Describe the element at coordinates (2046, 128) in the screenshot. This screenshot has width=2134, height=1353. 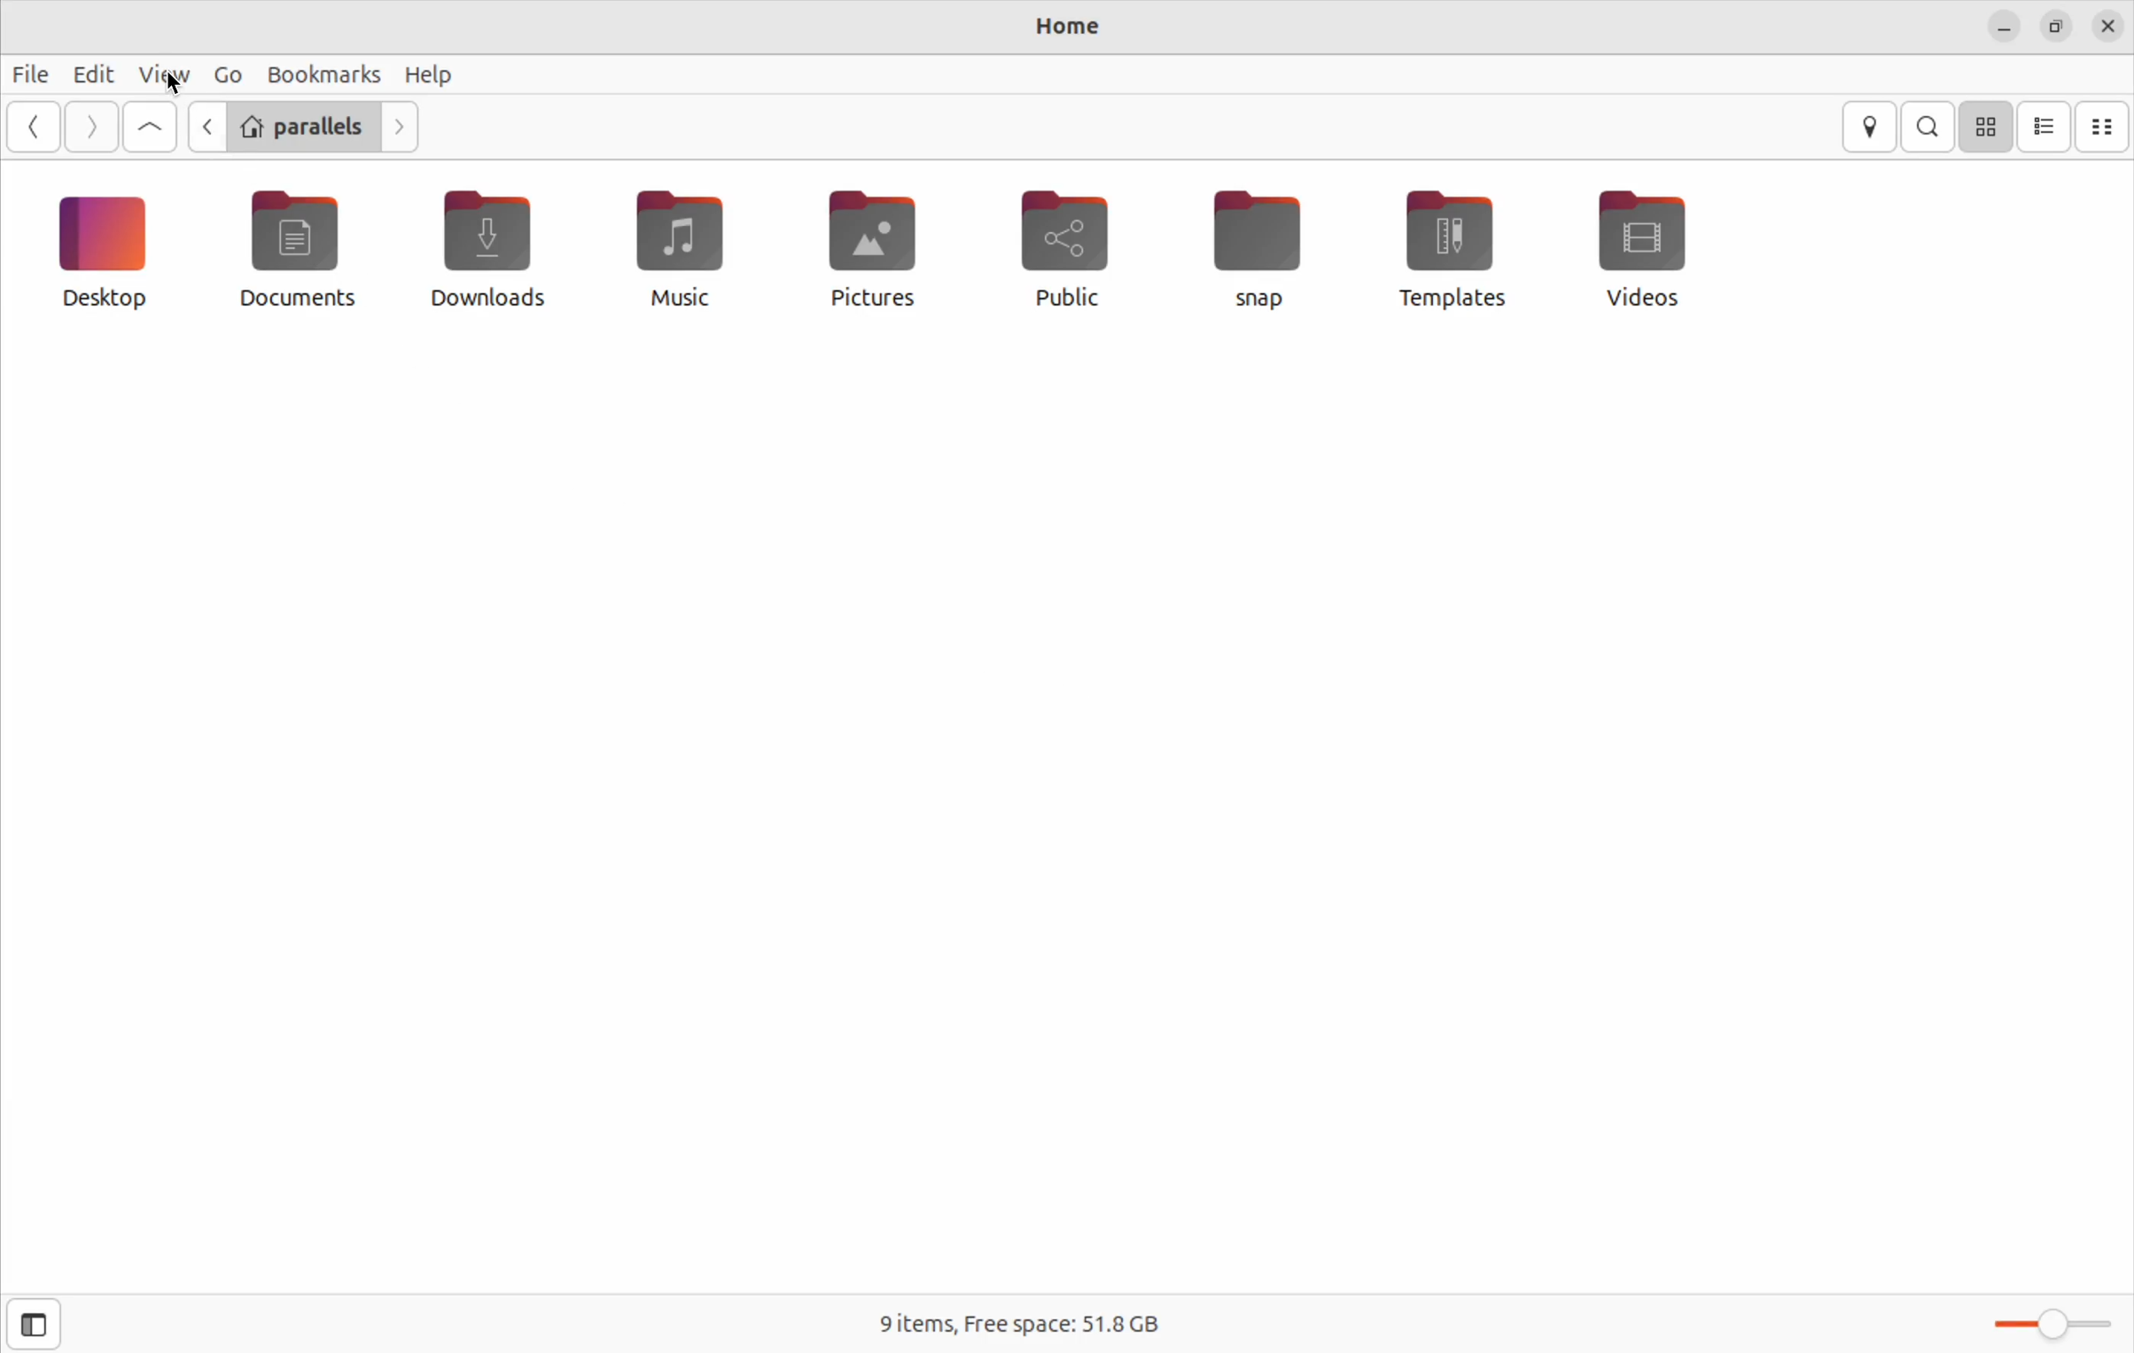
I see `list view` at that location.